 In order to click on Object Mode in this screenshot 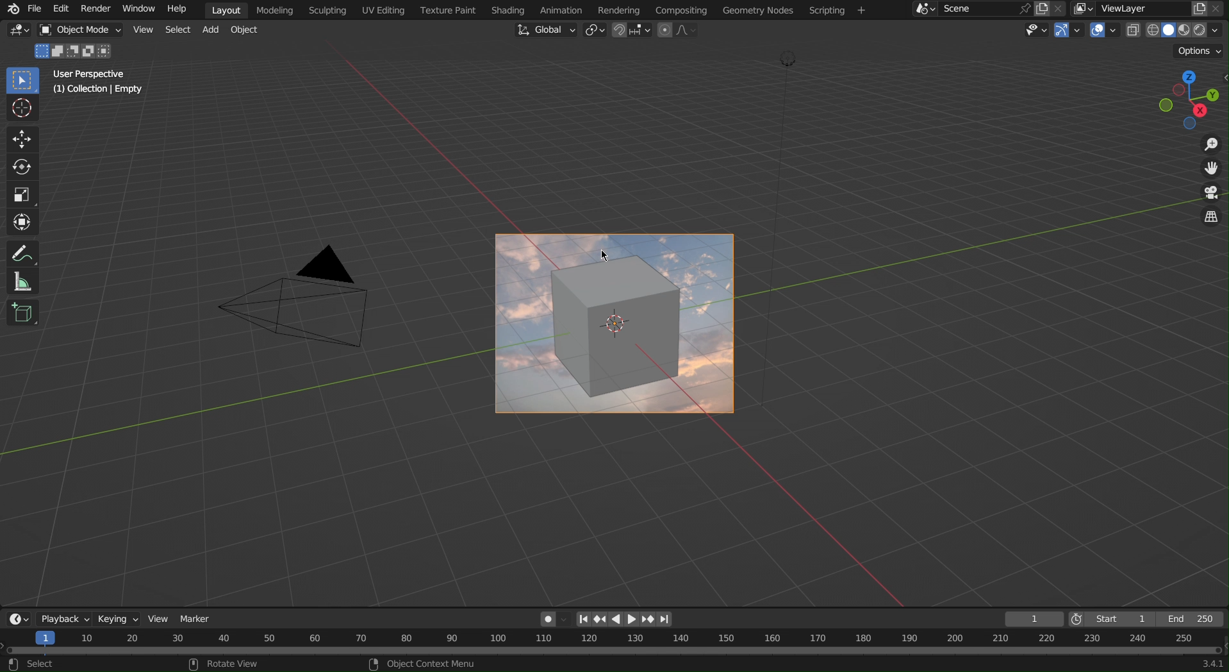, I will do `click(81, 31)`.